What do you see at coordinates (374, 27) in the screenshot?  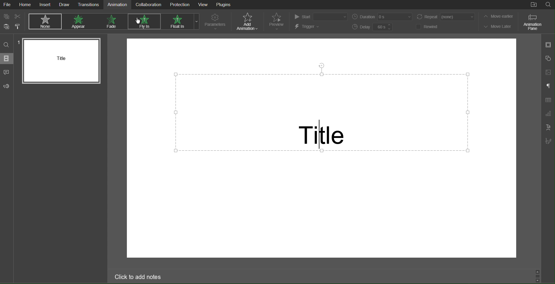 I see `Delay` at bounding box center [374, 27].